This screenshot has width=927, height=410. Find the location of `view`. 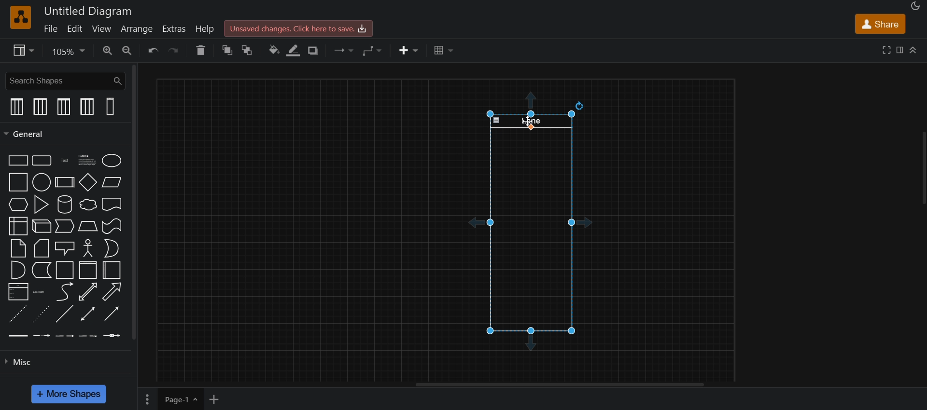

view is located at coordinates (24, 51).